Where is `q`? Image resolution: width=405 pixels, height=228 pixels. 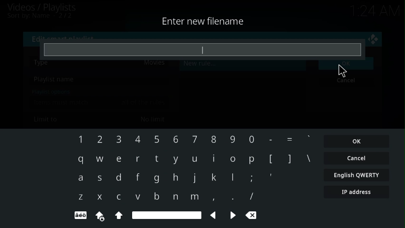 q is located at coordinates (78, 160).